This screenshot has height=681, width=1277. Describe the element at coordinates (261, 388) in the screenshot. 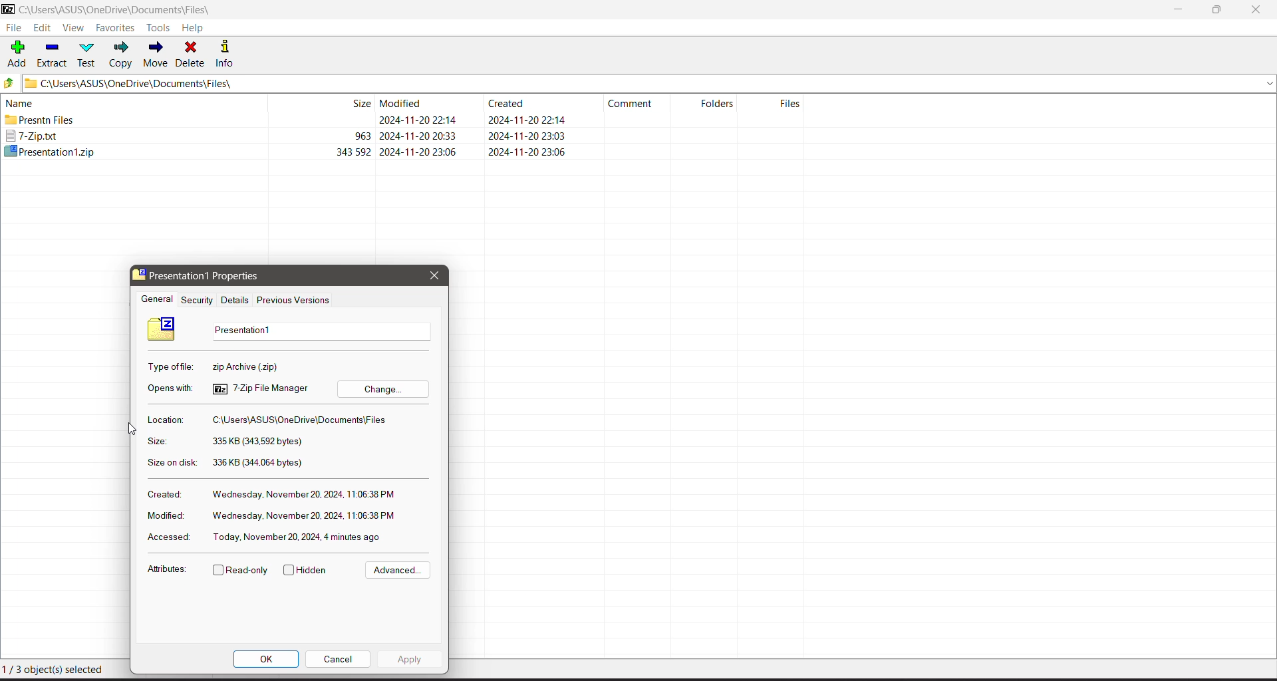

I see `7-Zip File Manager set as default app to open .zip files` at that location.